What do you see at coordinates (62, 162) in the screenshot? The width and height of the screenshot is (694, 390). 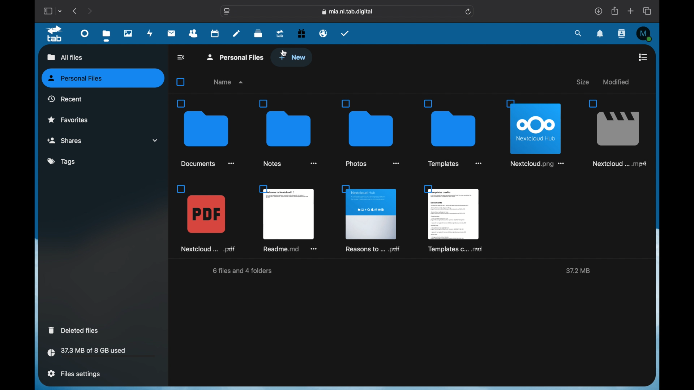 I see `tags` at bounding box center [62, 162].